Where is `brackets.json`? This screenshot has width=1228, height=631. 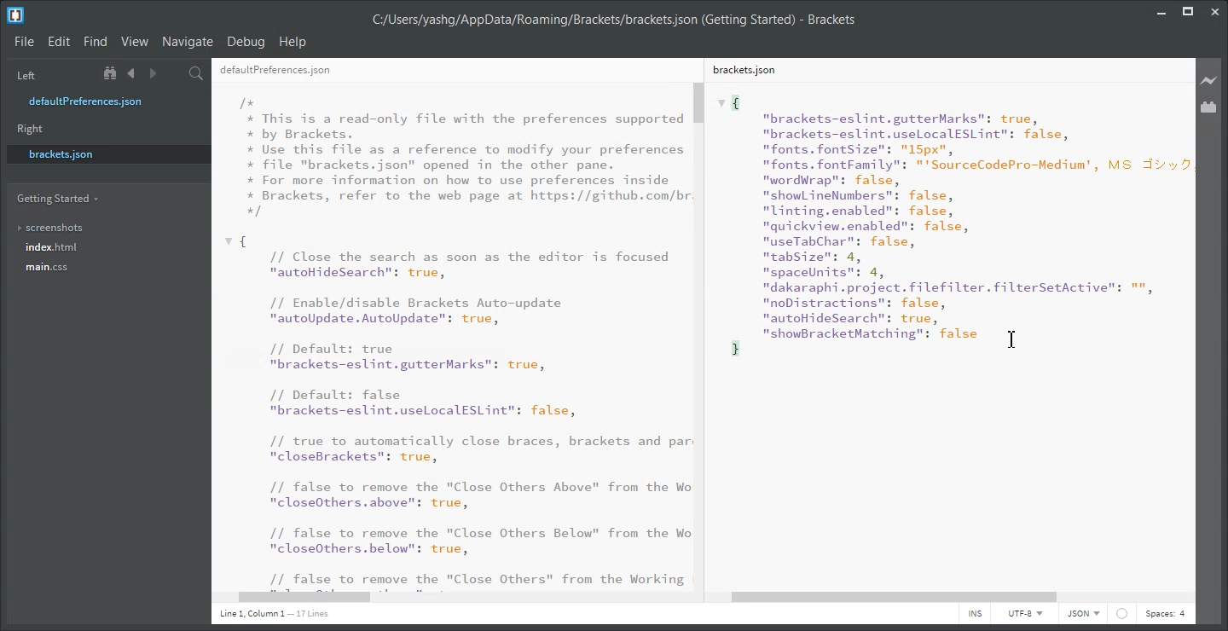 brackets.json is located at coordinates (743, 69).